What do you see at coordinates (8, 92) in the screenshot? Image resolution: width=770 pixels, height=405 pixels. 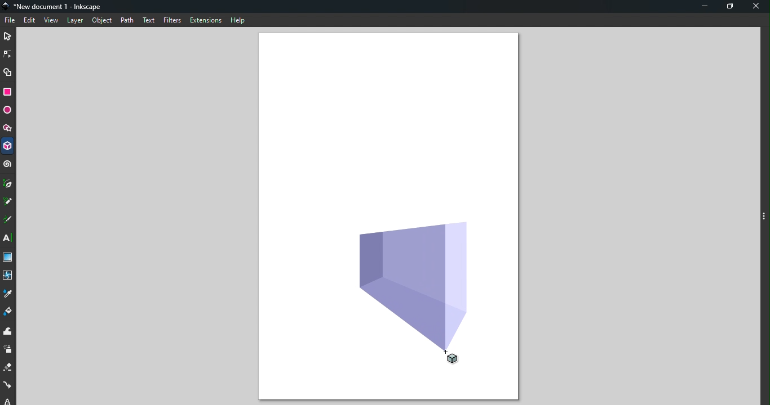 I see `Rectangle tool` at bounding box center [8, 92].